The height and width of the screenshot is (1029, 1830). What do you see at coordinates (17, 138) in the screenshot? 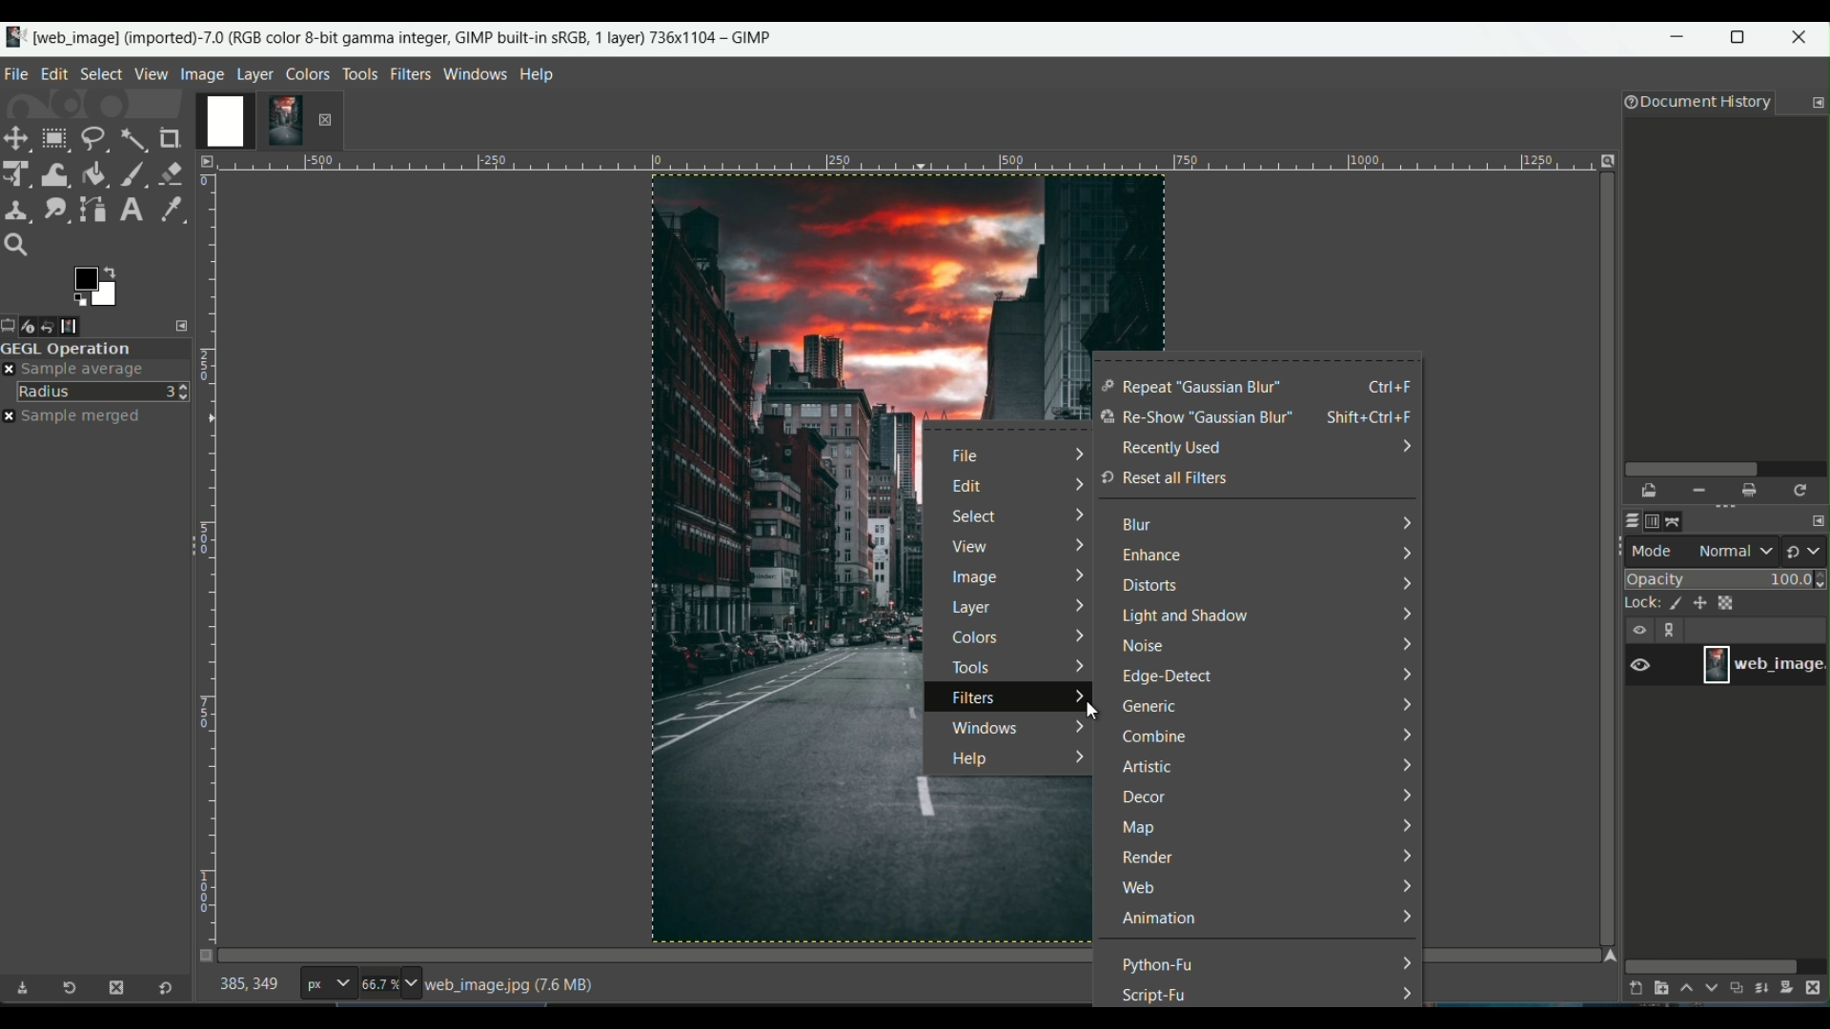
I see `move tool` at bounding box center [17, 138].